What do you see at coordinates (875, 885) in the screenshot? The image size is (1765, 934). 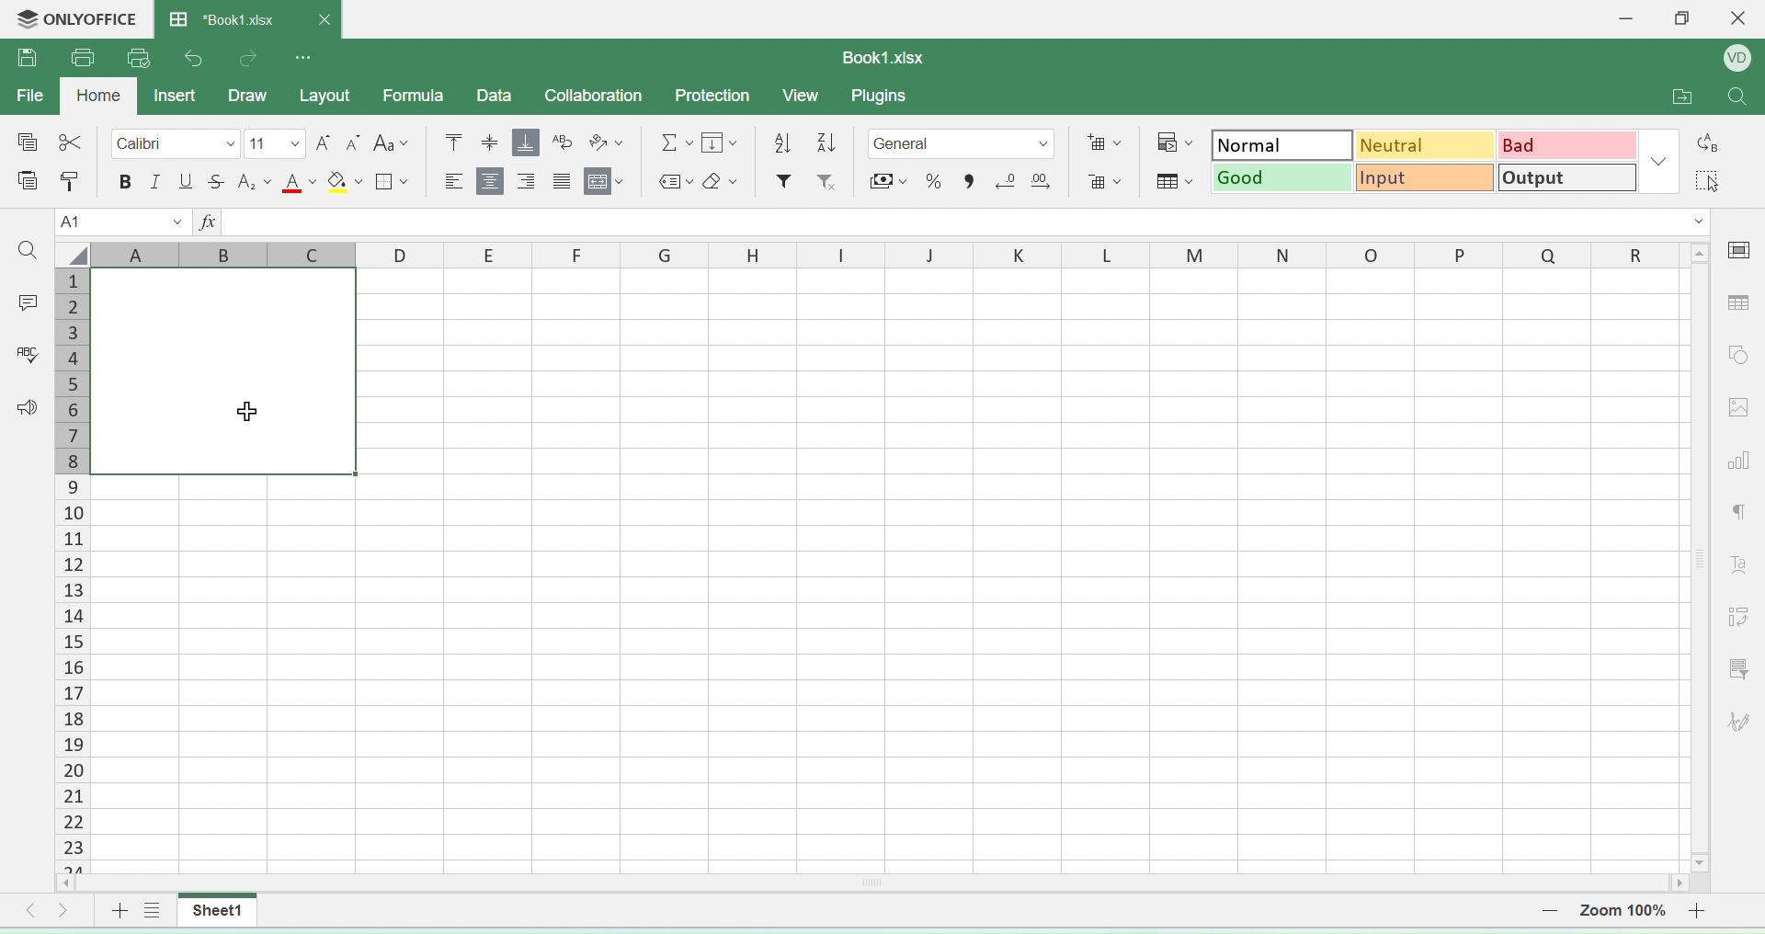 I see `horizontal scroll bar` at bounding box center [875, 885].